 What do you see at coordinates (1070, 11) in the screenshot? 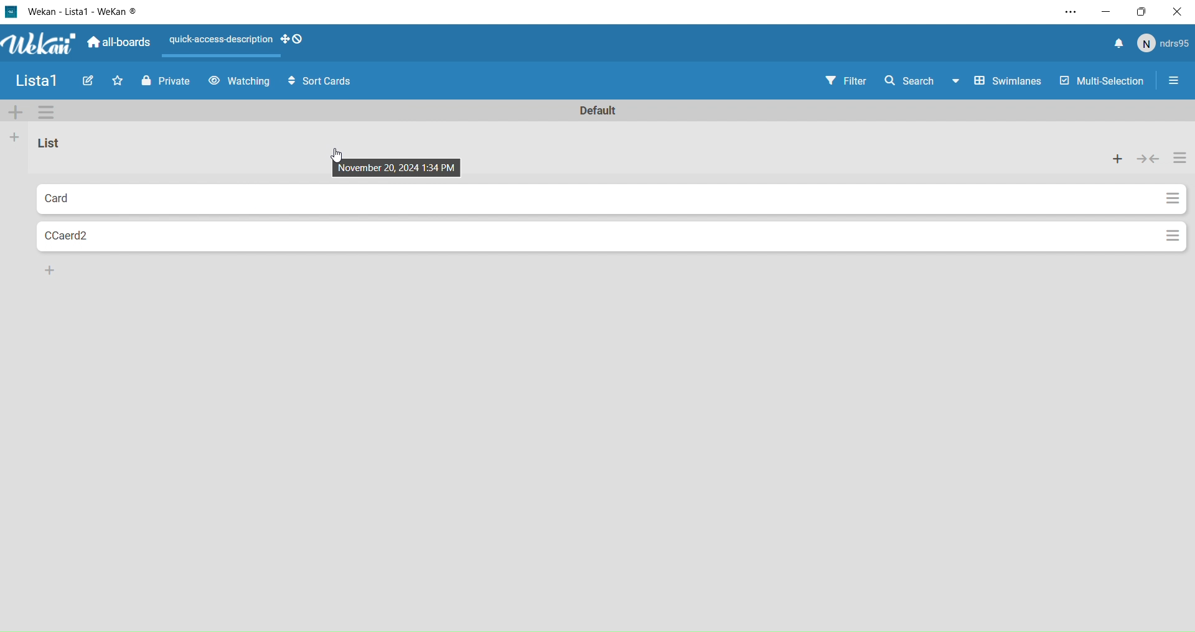
I see `Settings` at bounding box center [1070, 11].